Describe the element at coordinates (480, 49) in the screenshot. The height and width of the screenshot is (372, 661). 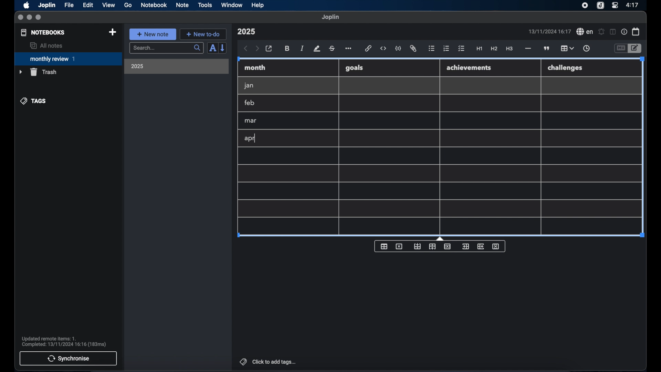
I see `heading 1` at that location.